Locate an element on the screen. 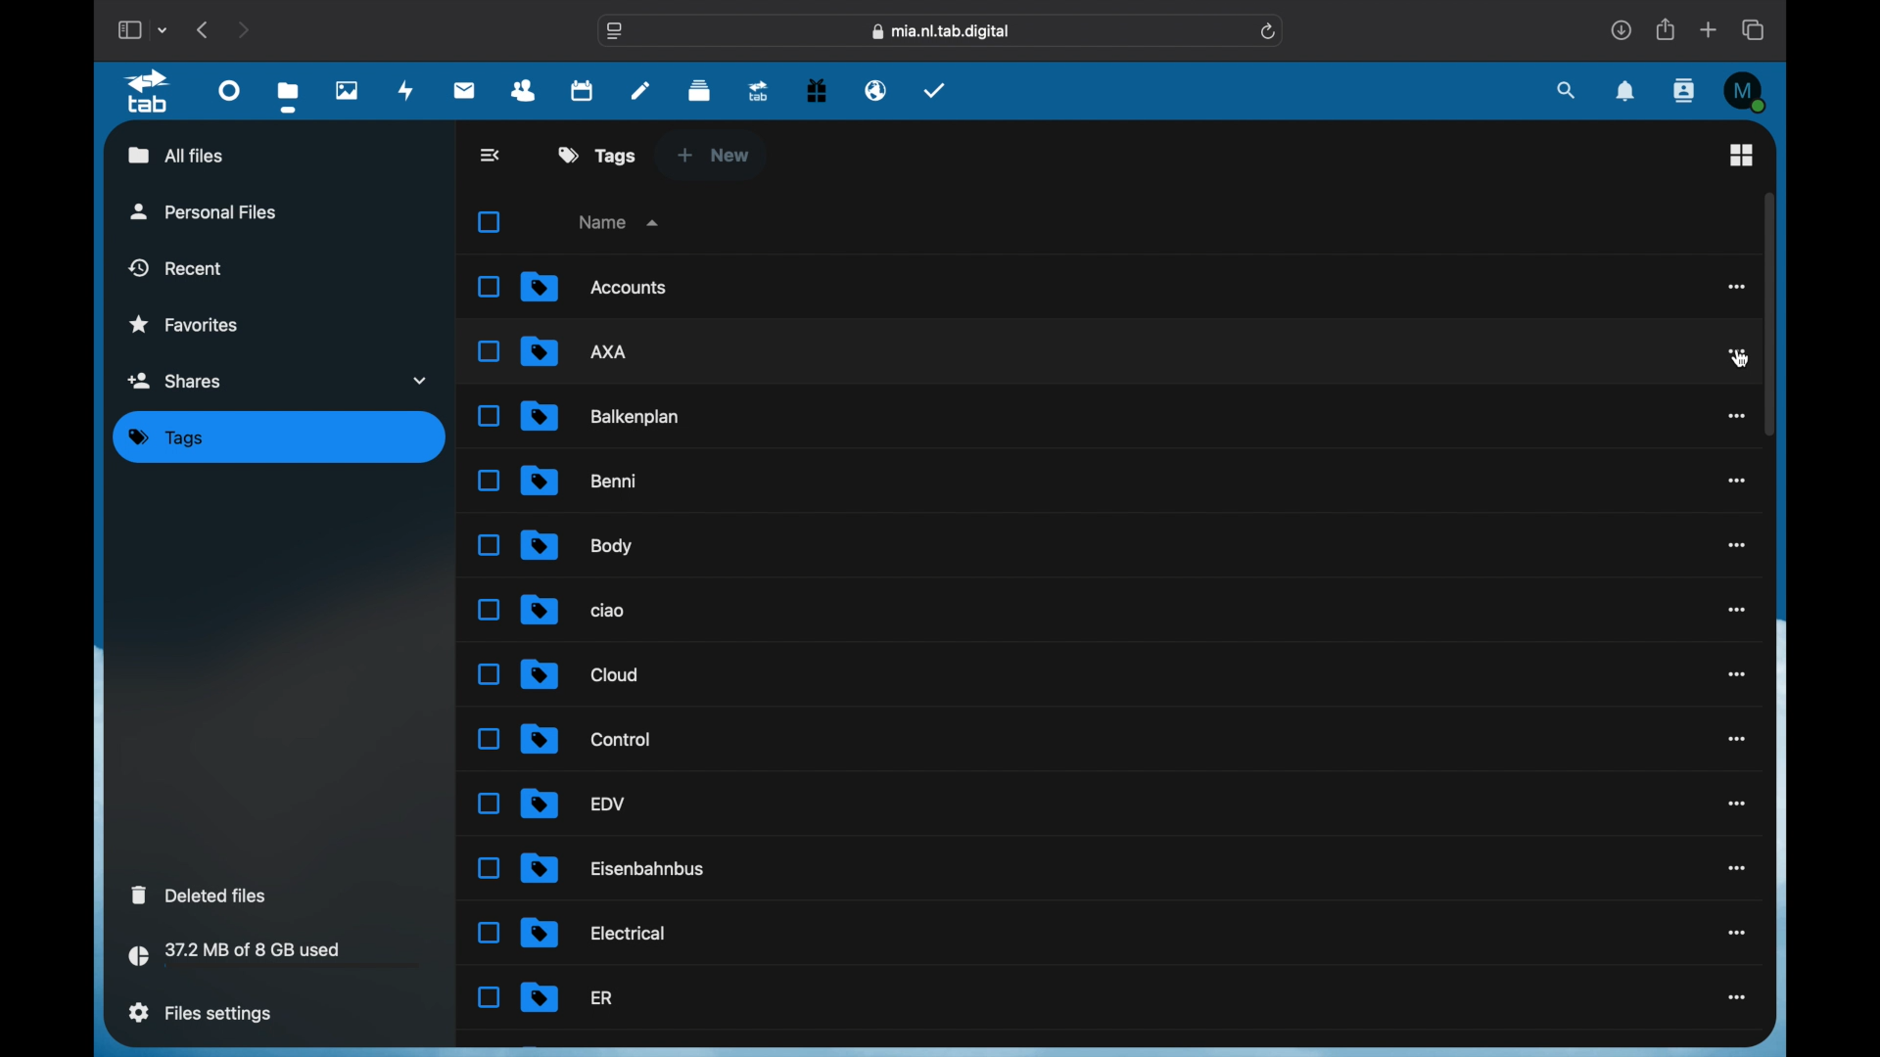  web address is located at coordinates (941, 32).